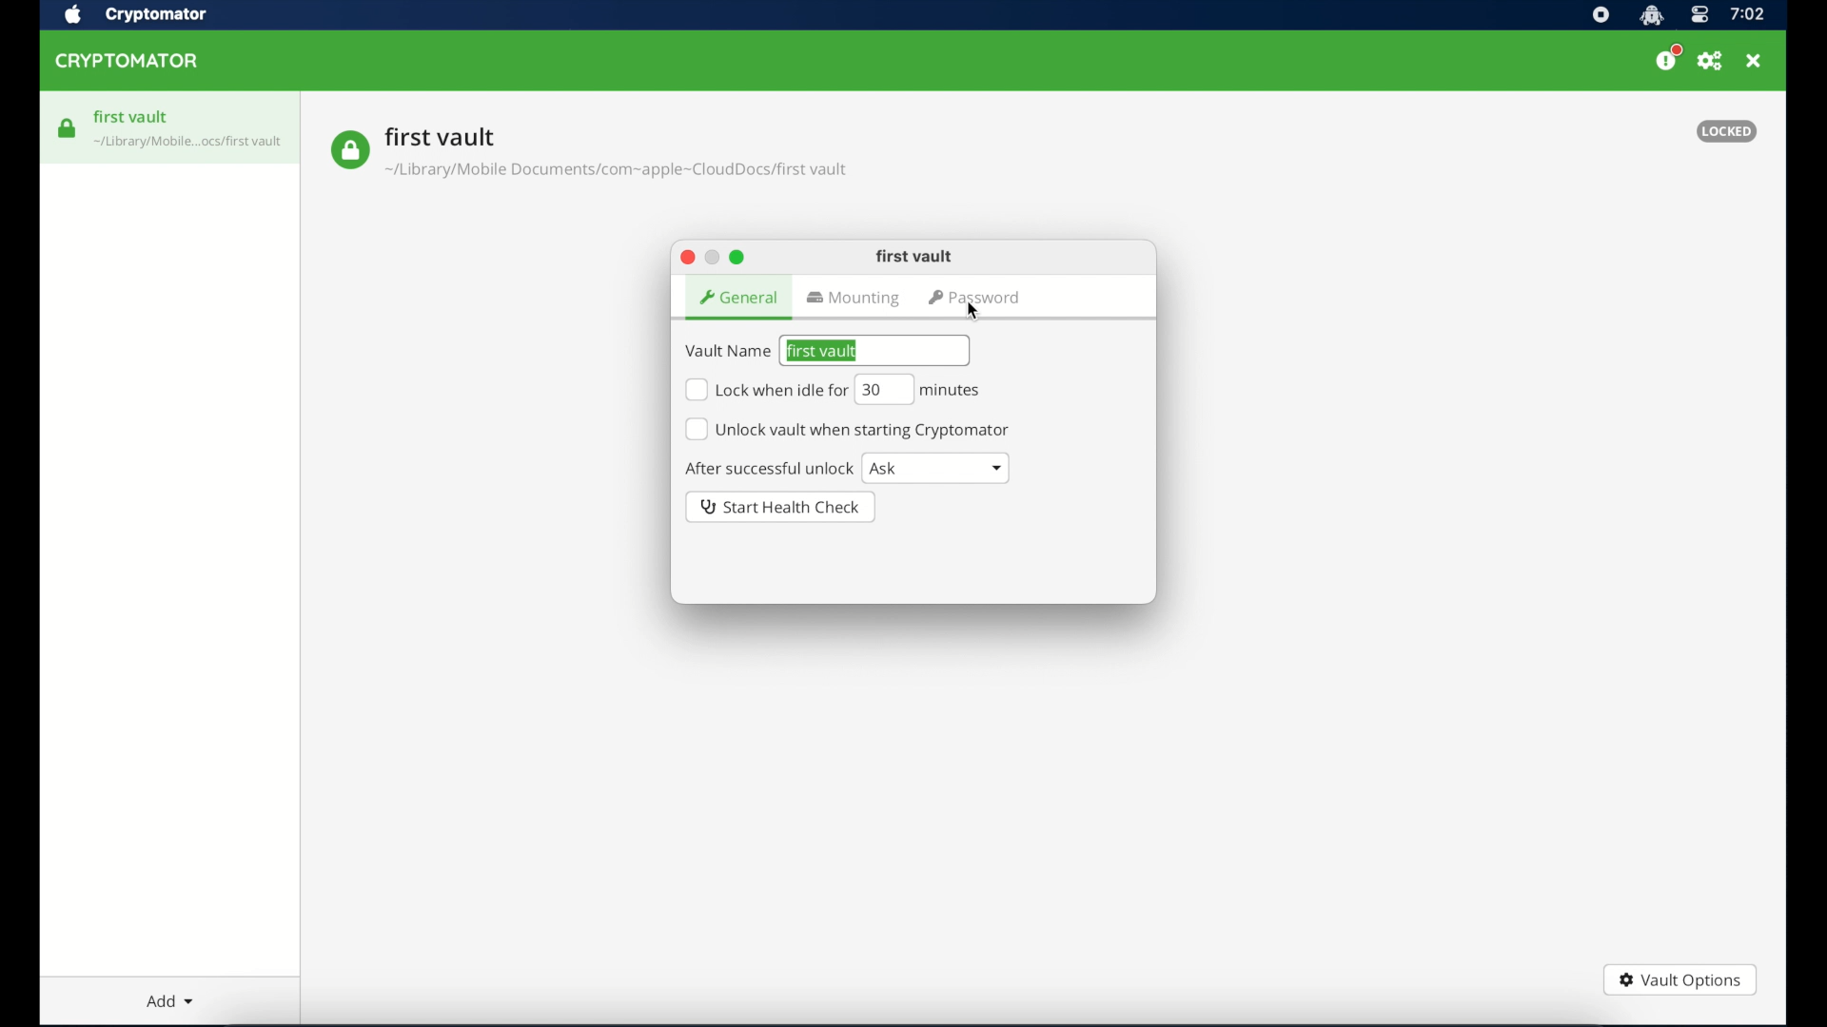  I want to click on general tab highlighted, so click(737, 298).